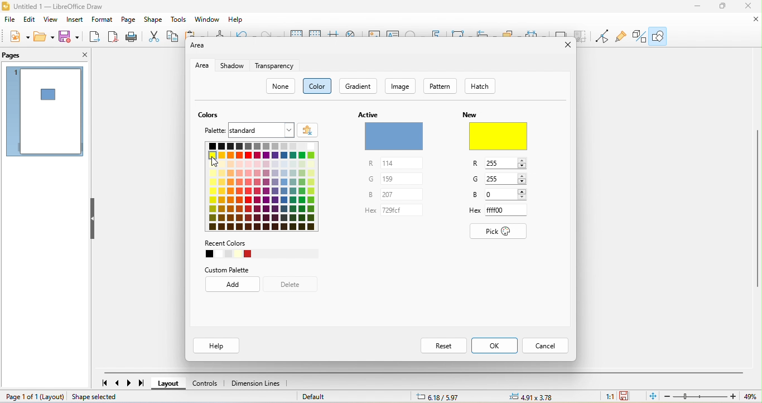  Describe the element at coordinates (76, 56) in the screenshot. I see `close` at that location.